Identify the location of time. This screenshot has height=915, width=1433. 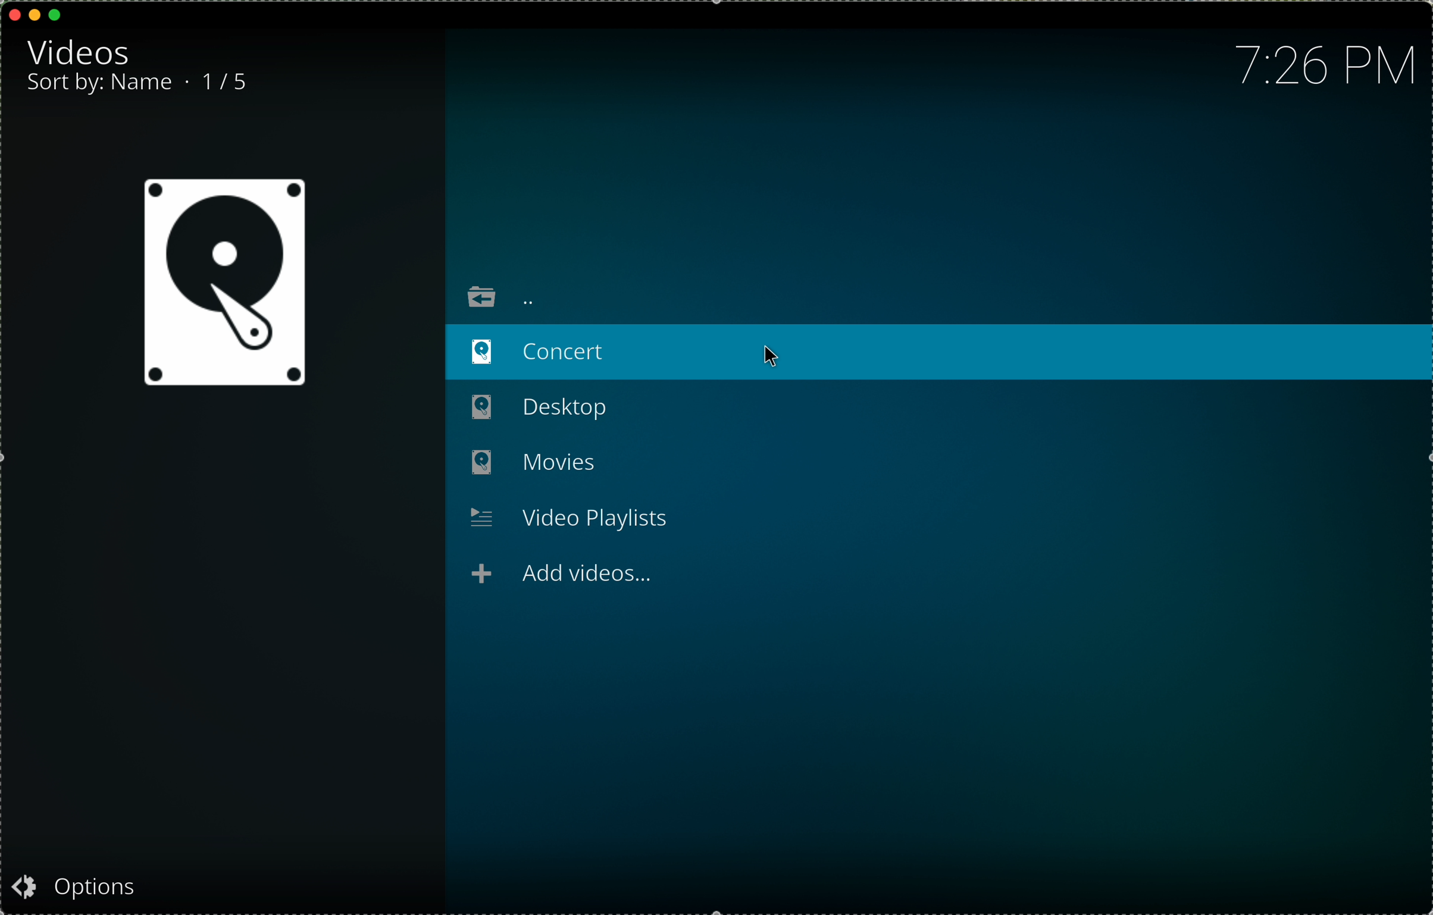
(1321, 69).